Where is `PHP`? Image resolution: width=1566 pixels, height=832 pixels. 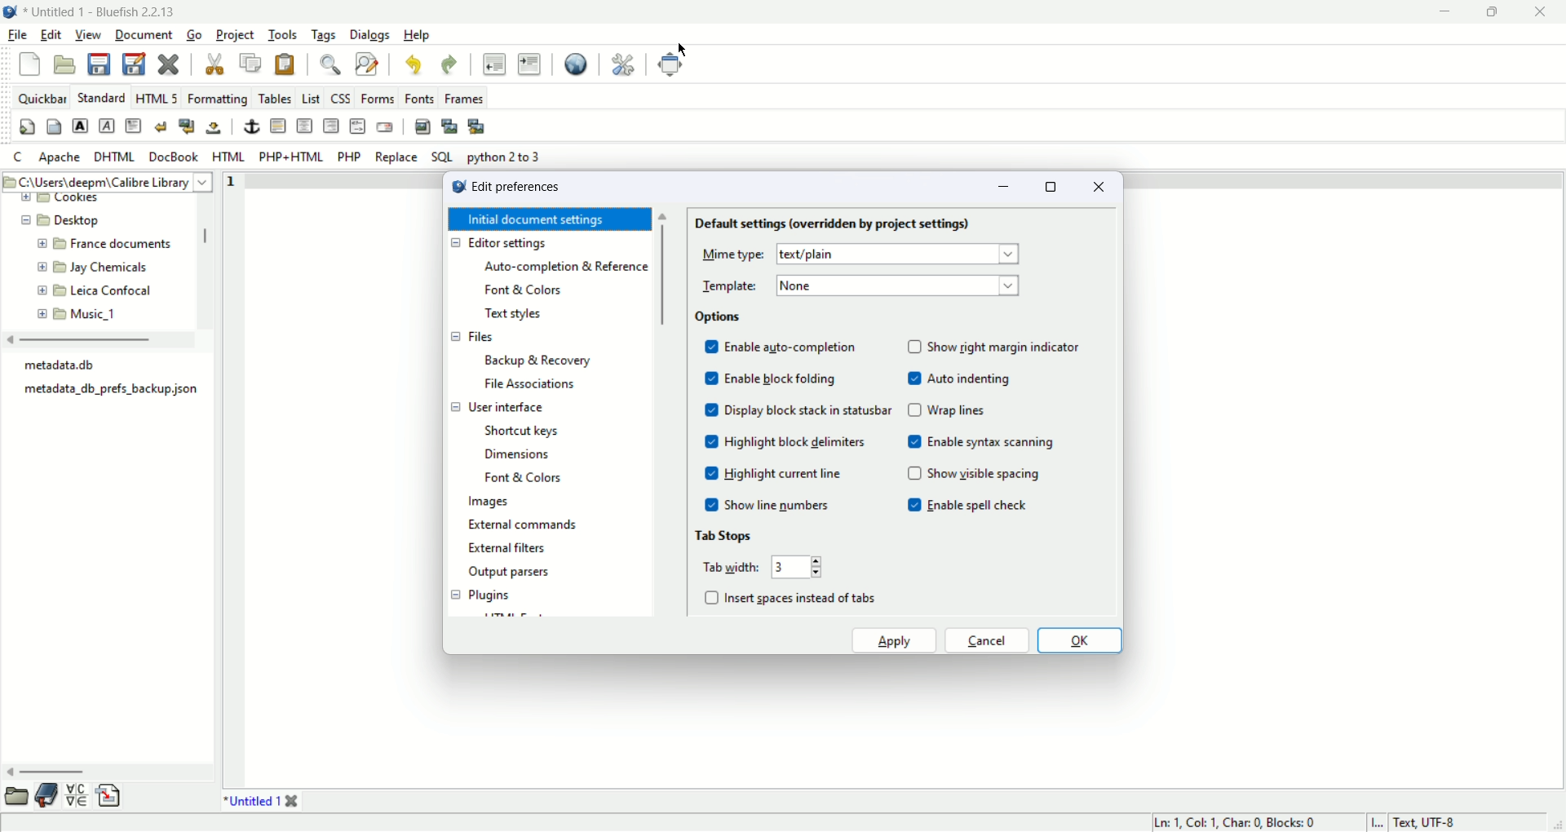
PHP is located at coordinates (351, 157).